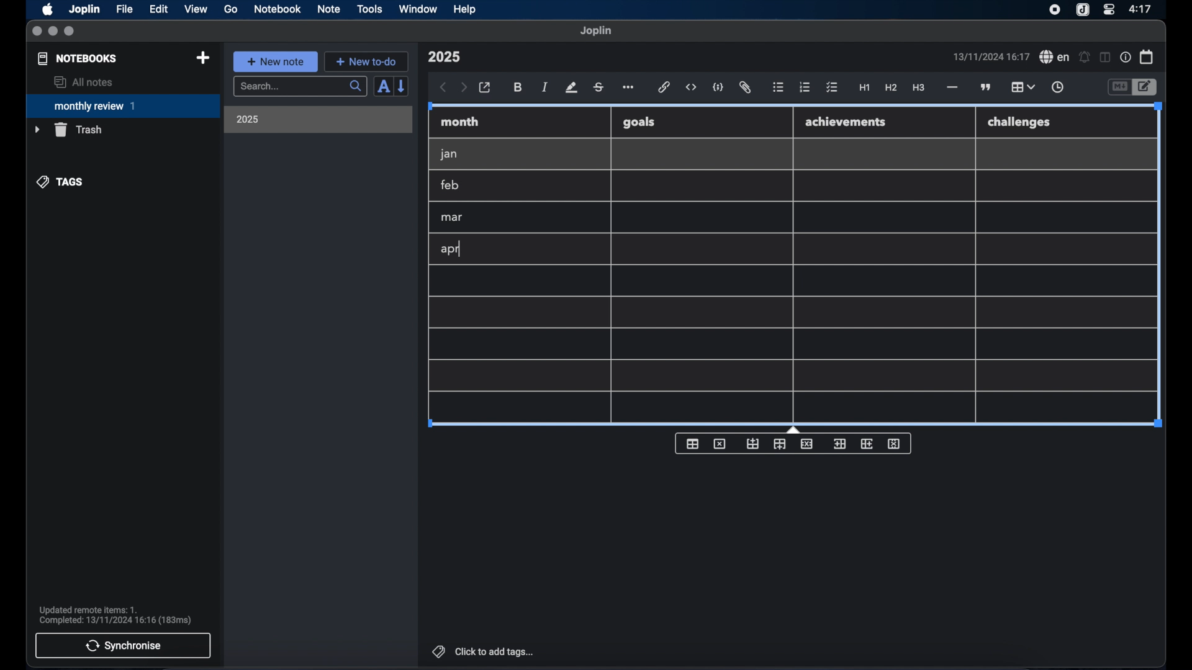 The height and width of the screenshot is (670, 1192). What do you see at coordinates (61, 182) in the screenshot?
I see `tags` at bounding box center [61, 182].